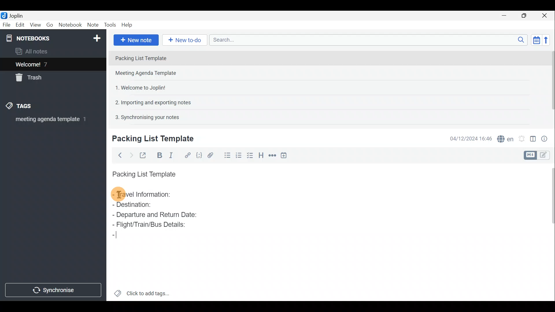  I want to click on Help, so click(128, 25).